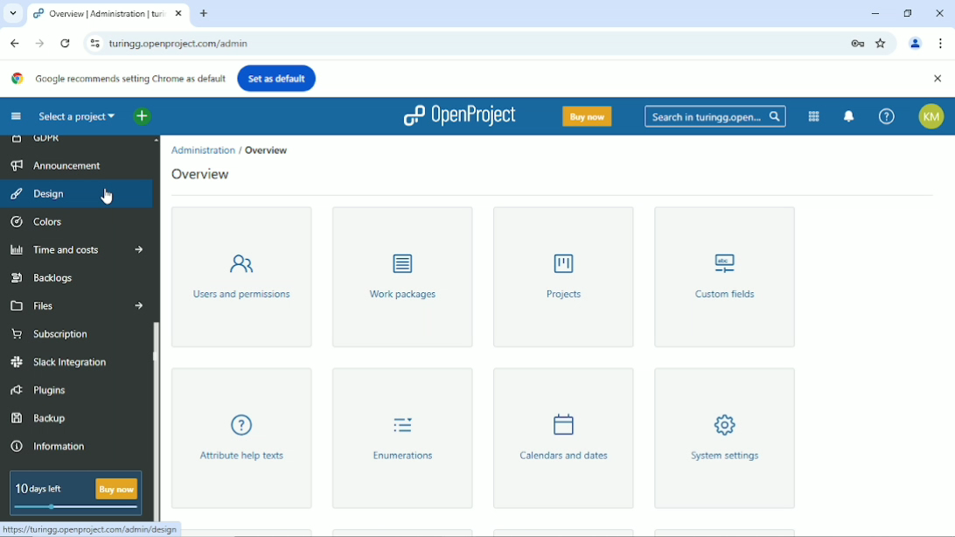  Describe the element at coordinates (38, 390) in the screenshot. I see `Plugins` at that location.